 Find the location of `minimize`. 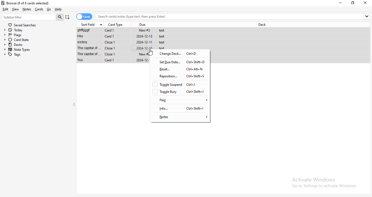

minimize is located at coordinates (341, 3).